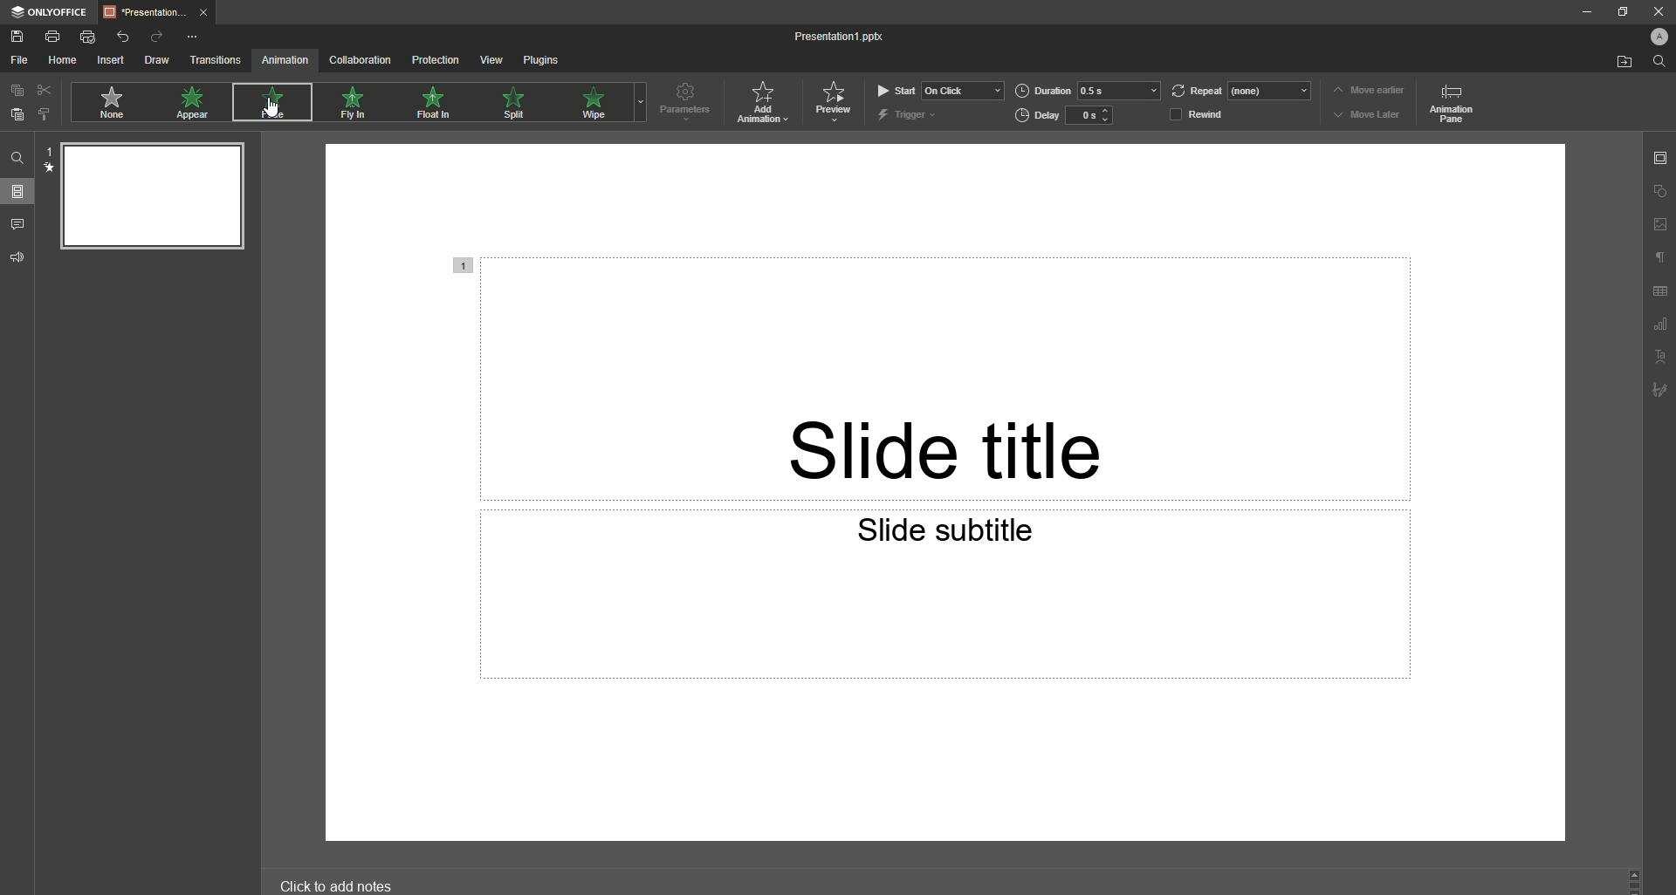 The height and width of the screenshot is (895, 1676). Describe the element at coordinates (154, 61) in the screenshot. I see `Draw` at that location.